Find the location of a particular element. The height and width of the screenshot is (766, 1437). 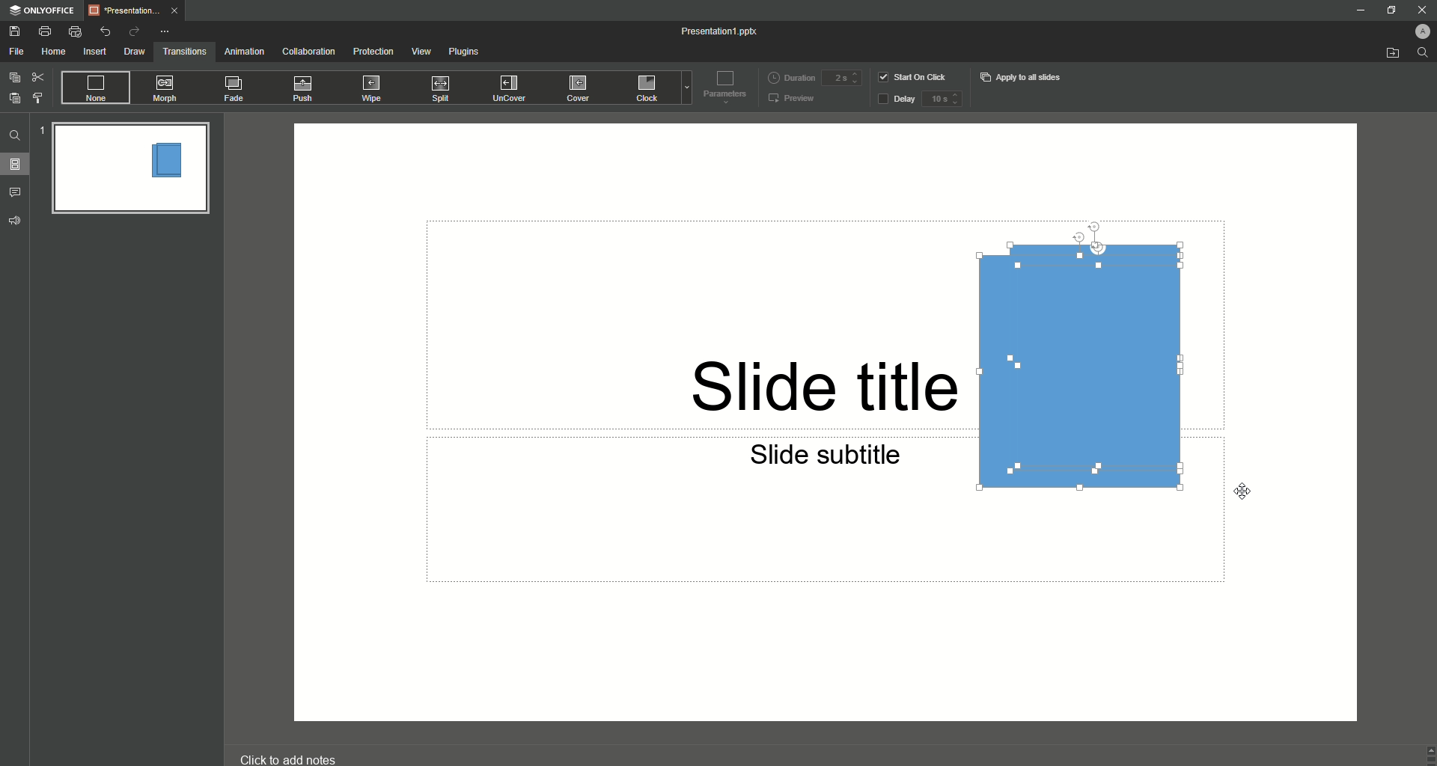

Draw is located at coordinates (135, 52).